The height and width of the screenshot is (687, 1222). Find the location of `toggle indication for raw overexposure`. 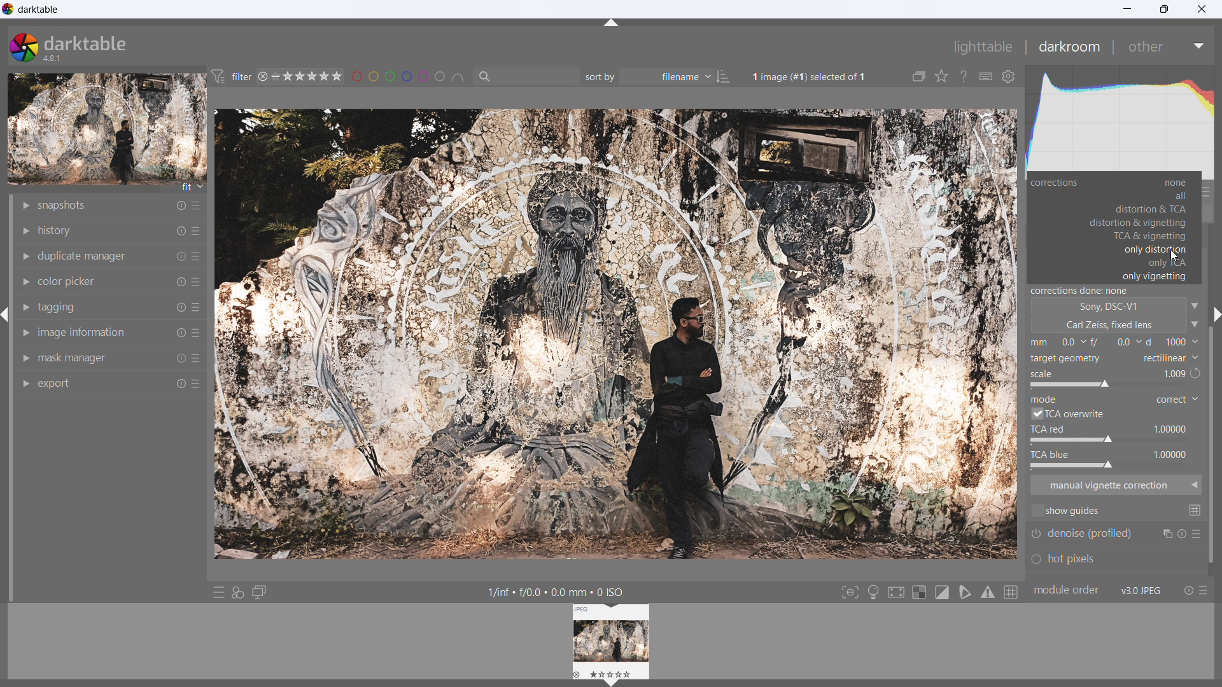

toggle indication for raw overexposure is located at coordinates (920, 592).